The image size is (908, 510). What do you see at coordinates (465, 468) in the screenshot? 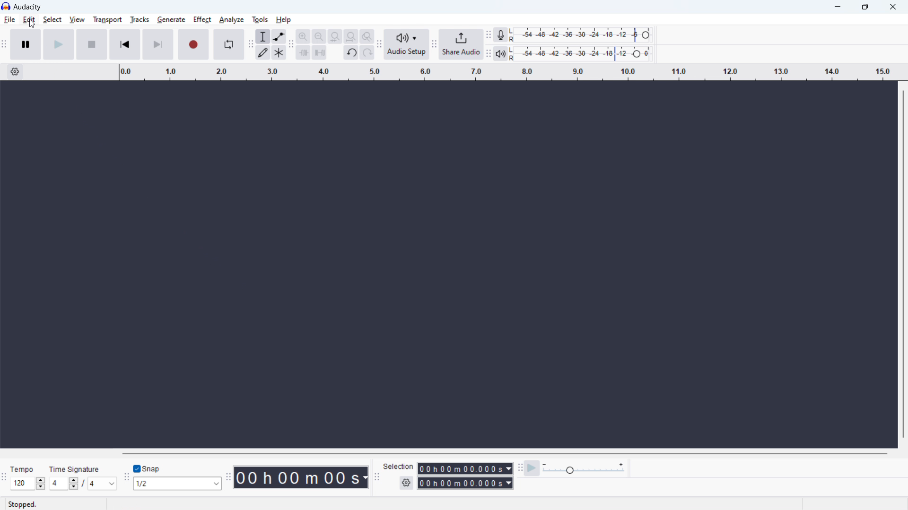
I see `start time` at bounding box center [465, 468].